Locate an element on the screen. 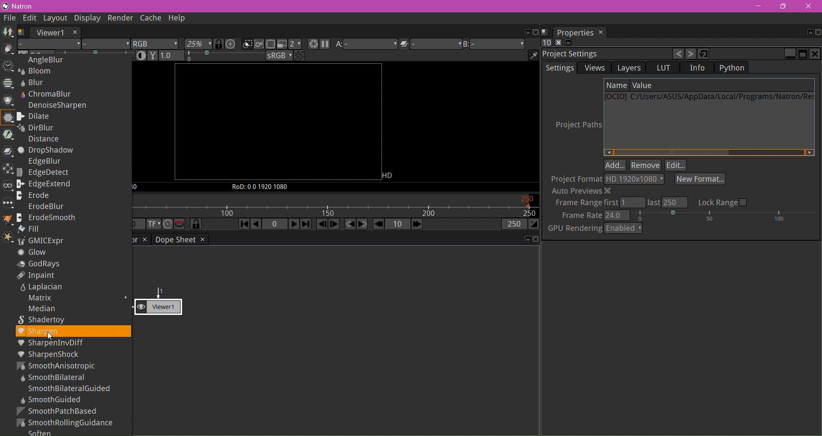 The width and height of the screenshot is (822, 436). Glow is located at coordinates (33, 253).